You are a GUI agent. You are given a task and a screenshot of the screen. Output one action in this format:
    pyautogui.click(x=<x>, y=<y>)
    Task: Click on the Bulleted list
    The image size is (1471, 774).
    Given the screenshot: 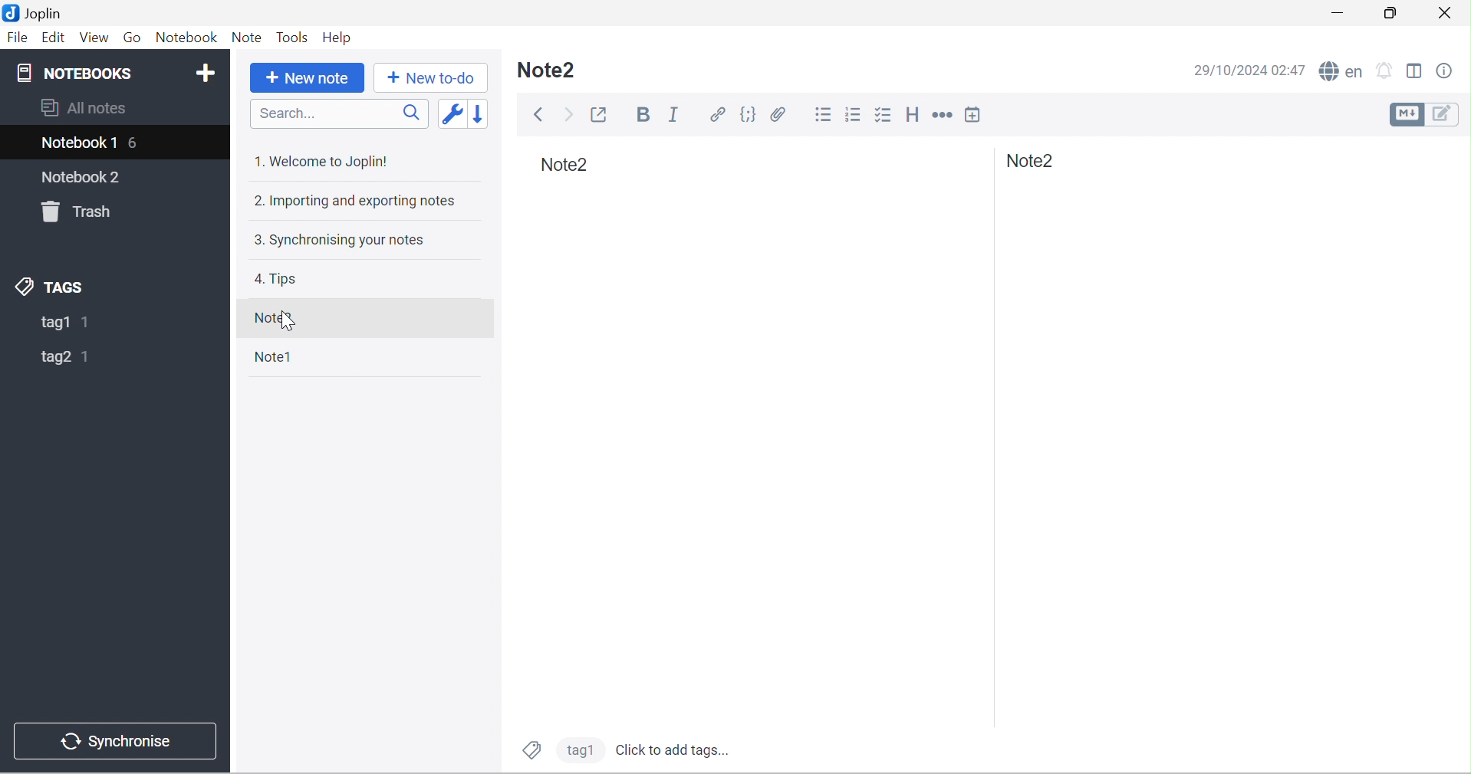 What is the action you would take?
    pyautogui.click(x=822, y=116)
    